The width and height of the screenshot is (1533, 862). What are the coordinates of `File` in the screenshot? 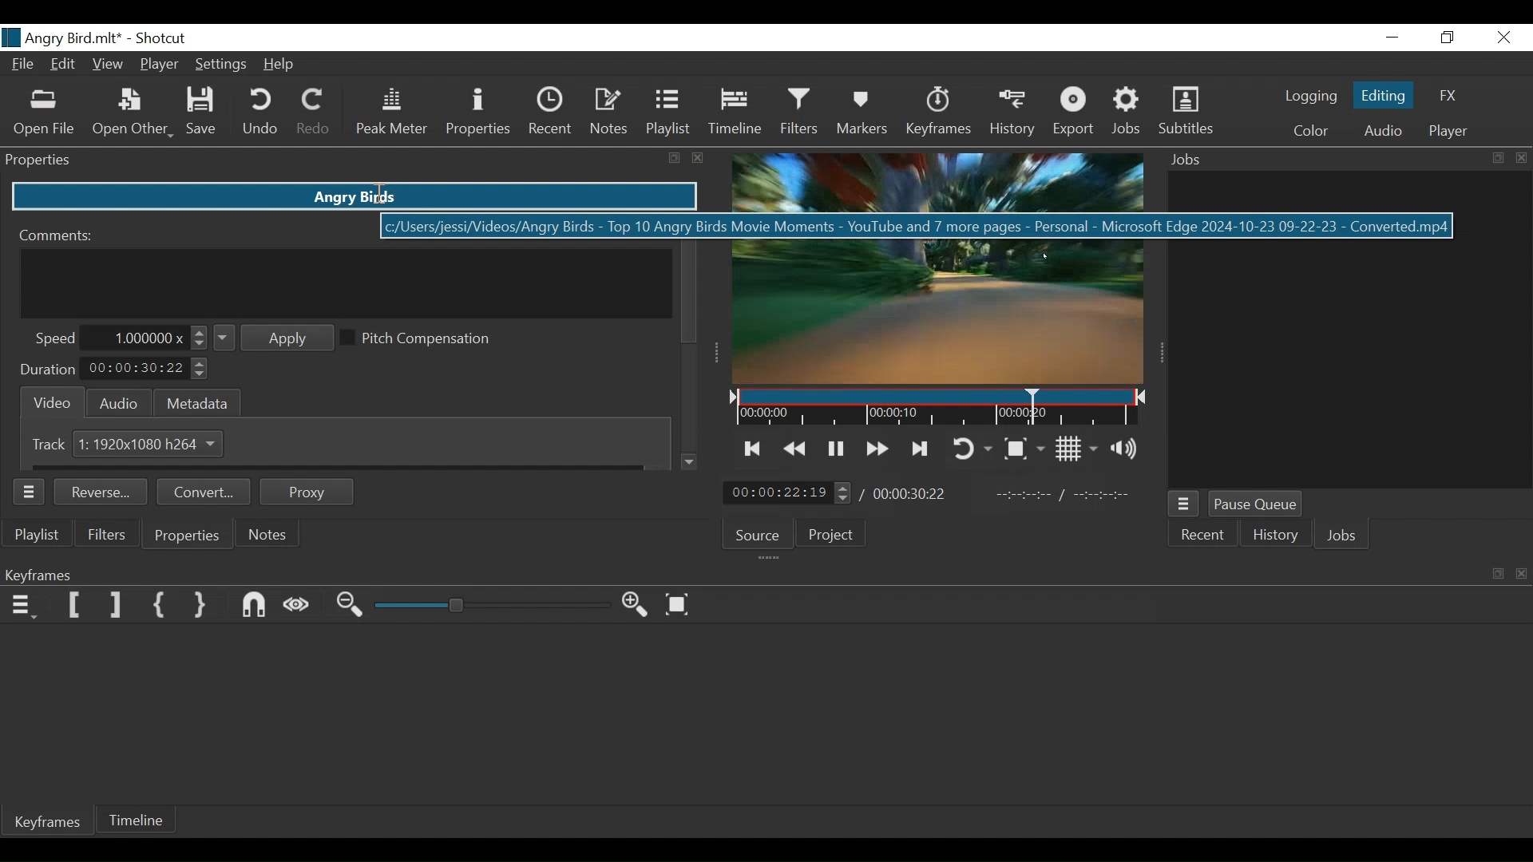 It's located at (23, 65).